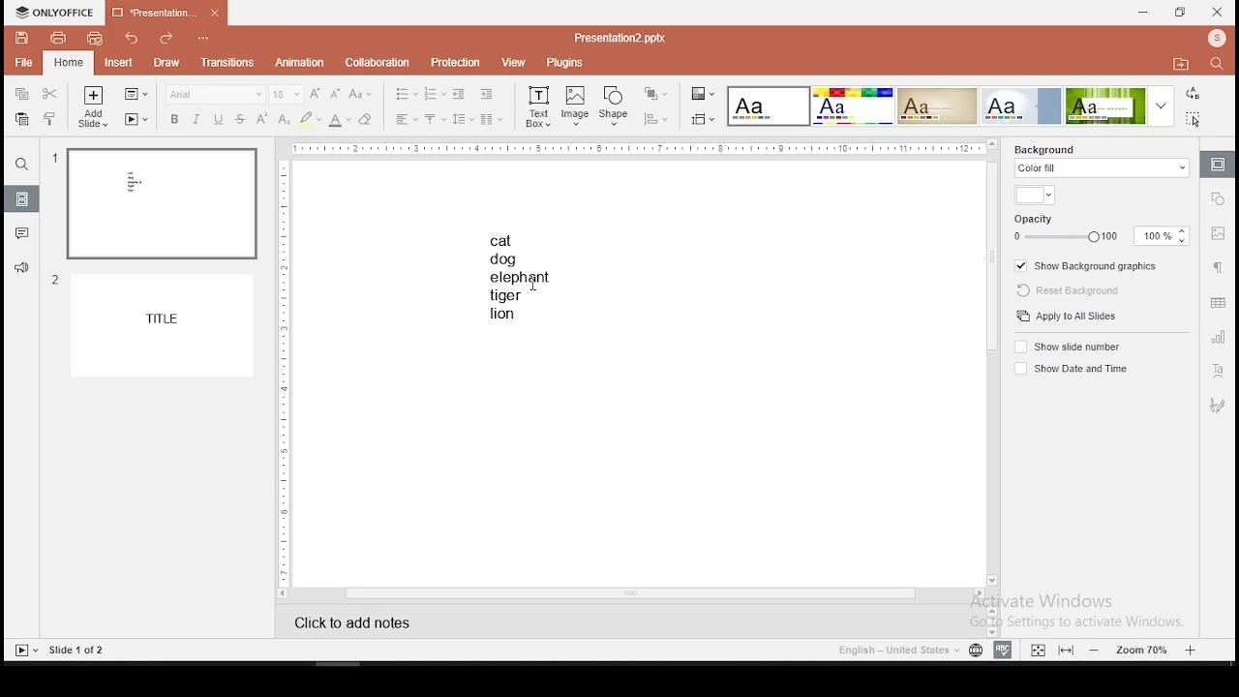 The image size is (1239, 697). Describe the element at coordinates (219, 118) in the screenshot. I see `underline` at that location.